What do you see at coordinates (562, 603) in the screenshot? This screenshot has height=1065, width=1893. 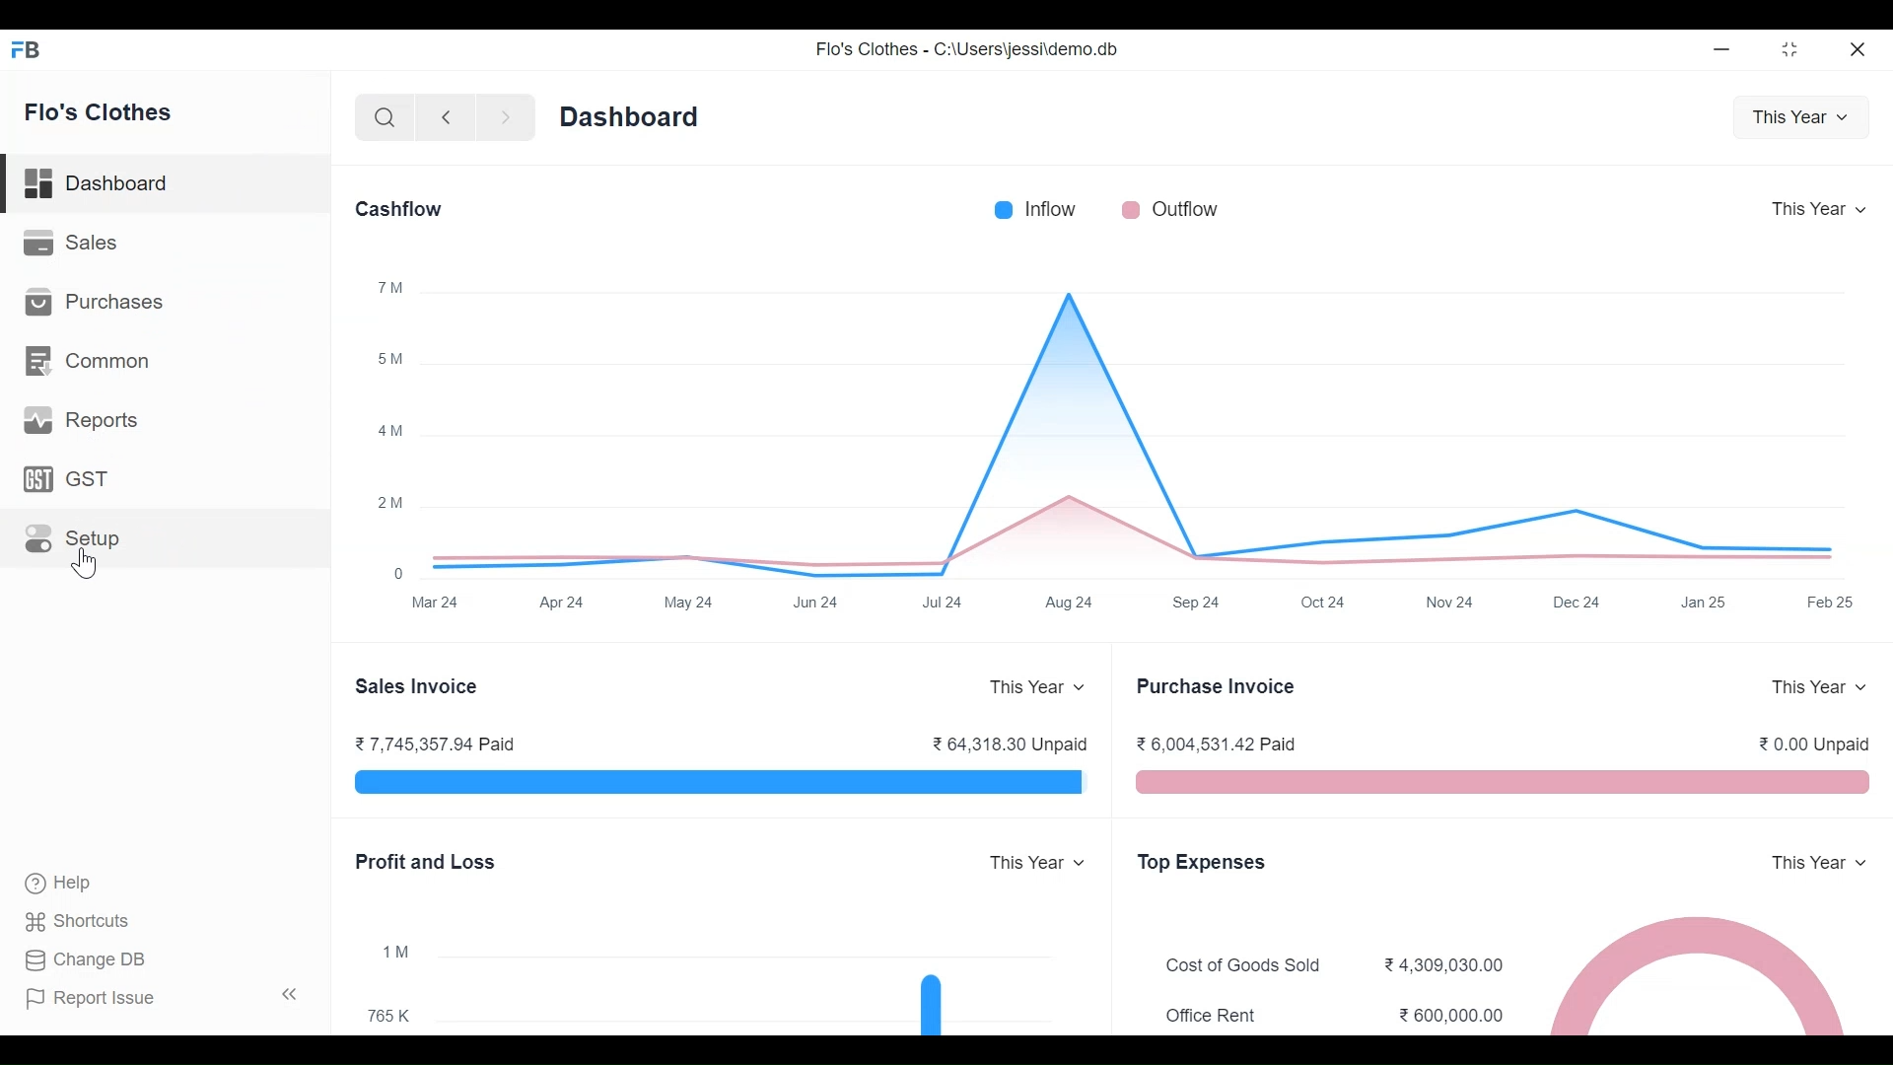 I see `Apr24` at bounding box center [562, 603].